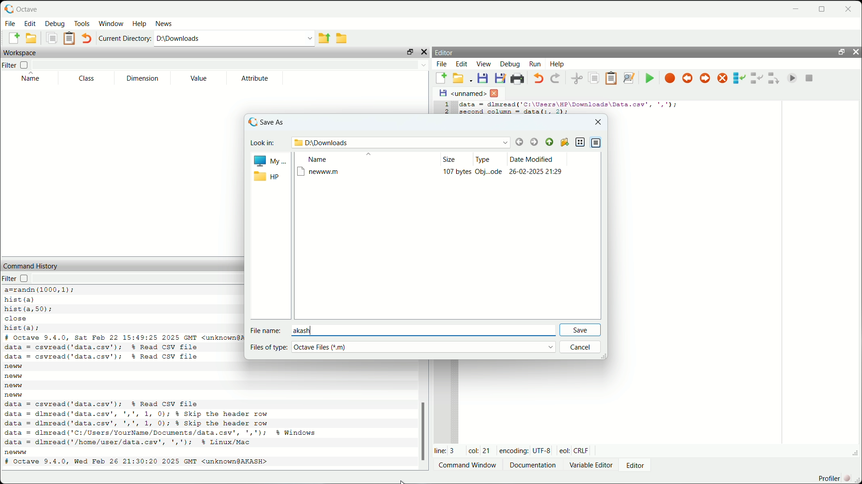  What do you see at coordinates (756, 79) in the screenshot?
I see `step in` at bounding box center [756, 79].